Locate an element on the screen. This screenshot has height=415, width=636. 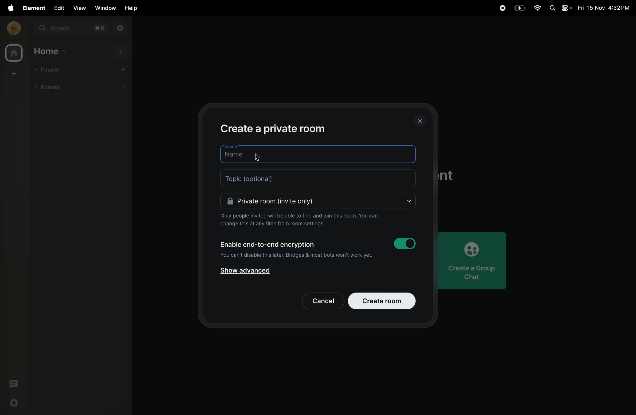
create room is located at coordinates (13, 74).